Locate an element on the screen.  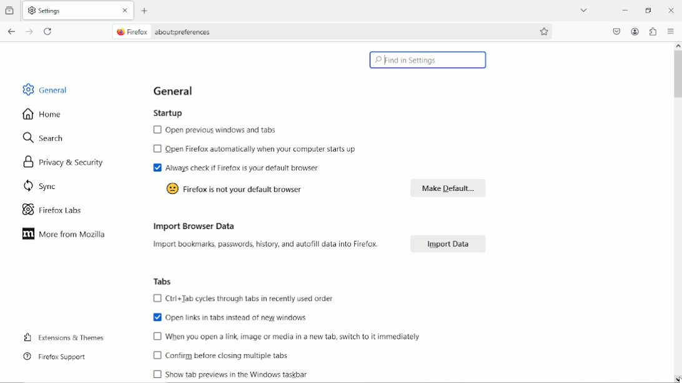
bookmark this page is located at coordinates (545, 30).